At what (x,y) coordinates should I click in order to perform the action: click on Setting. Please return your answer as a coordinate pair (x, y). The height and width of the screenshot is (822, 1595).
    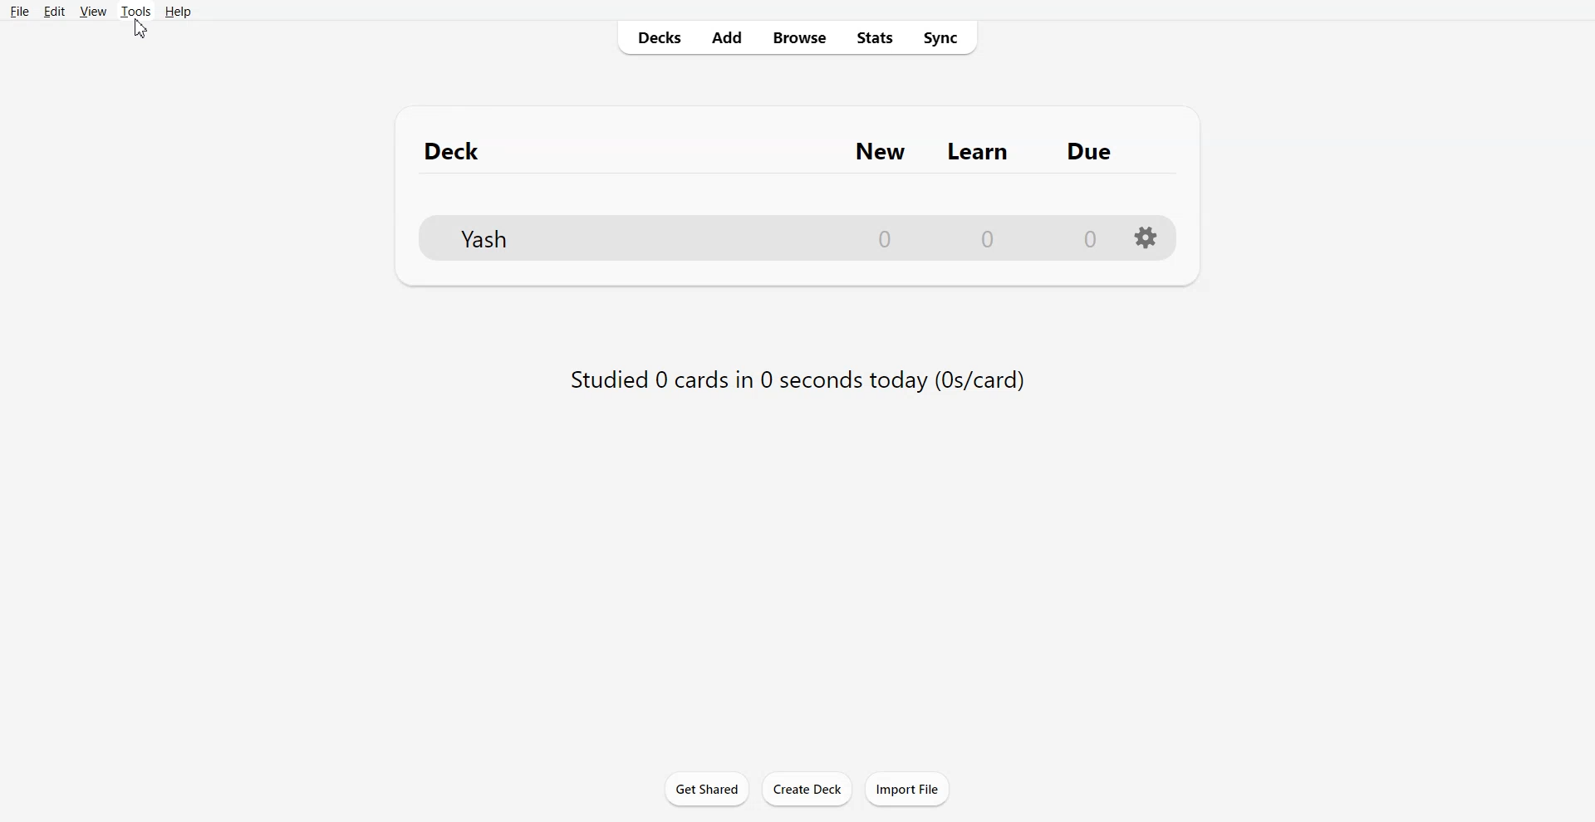
    Looking at the image, I should click on (1146, 237).